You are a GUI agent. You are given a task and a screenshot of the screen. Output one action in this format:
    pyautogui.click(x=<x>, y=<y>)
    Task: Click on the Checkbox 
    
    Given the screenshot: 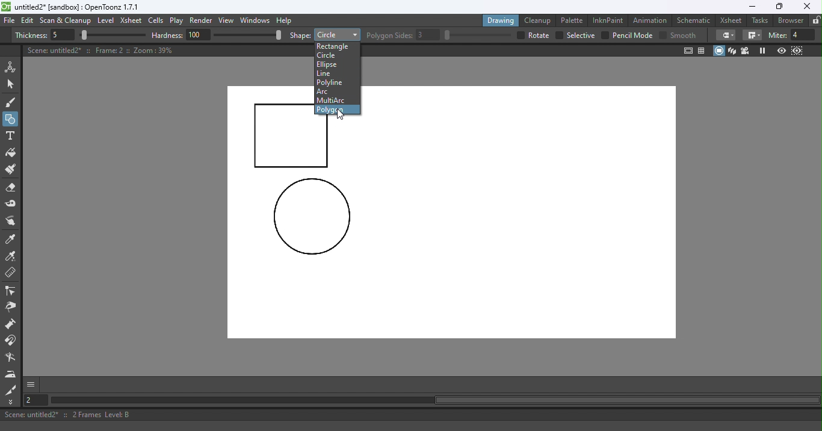 What is the action you would take?
    pyautogui.click(x=663, y=34)
    